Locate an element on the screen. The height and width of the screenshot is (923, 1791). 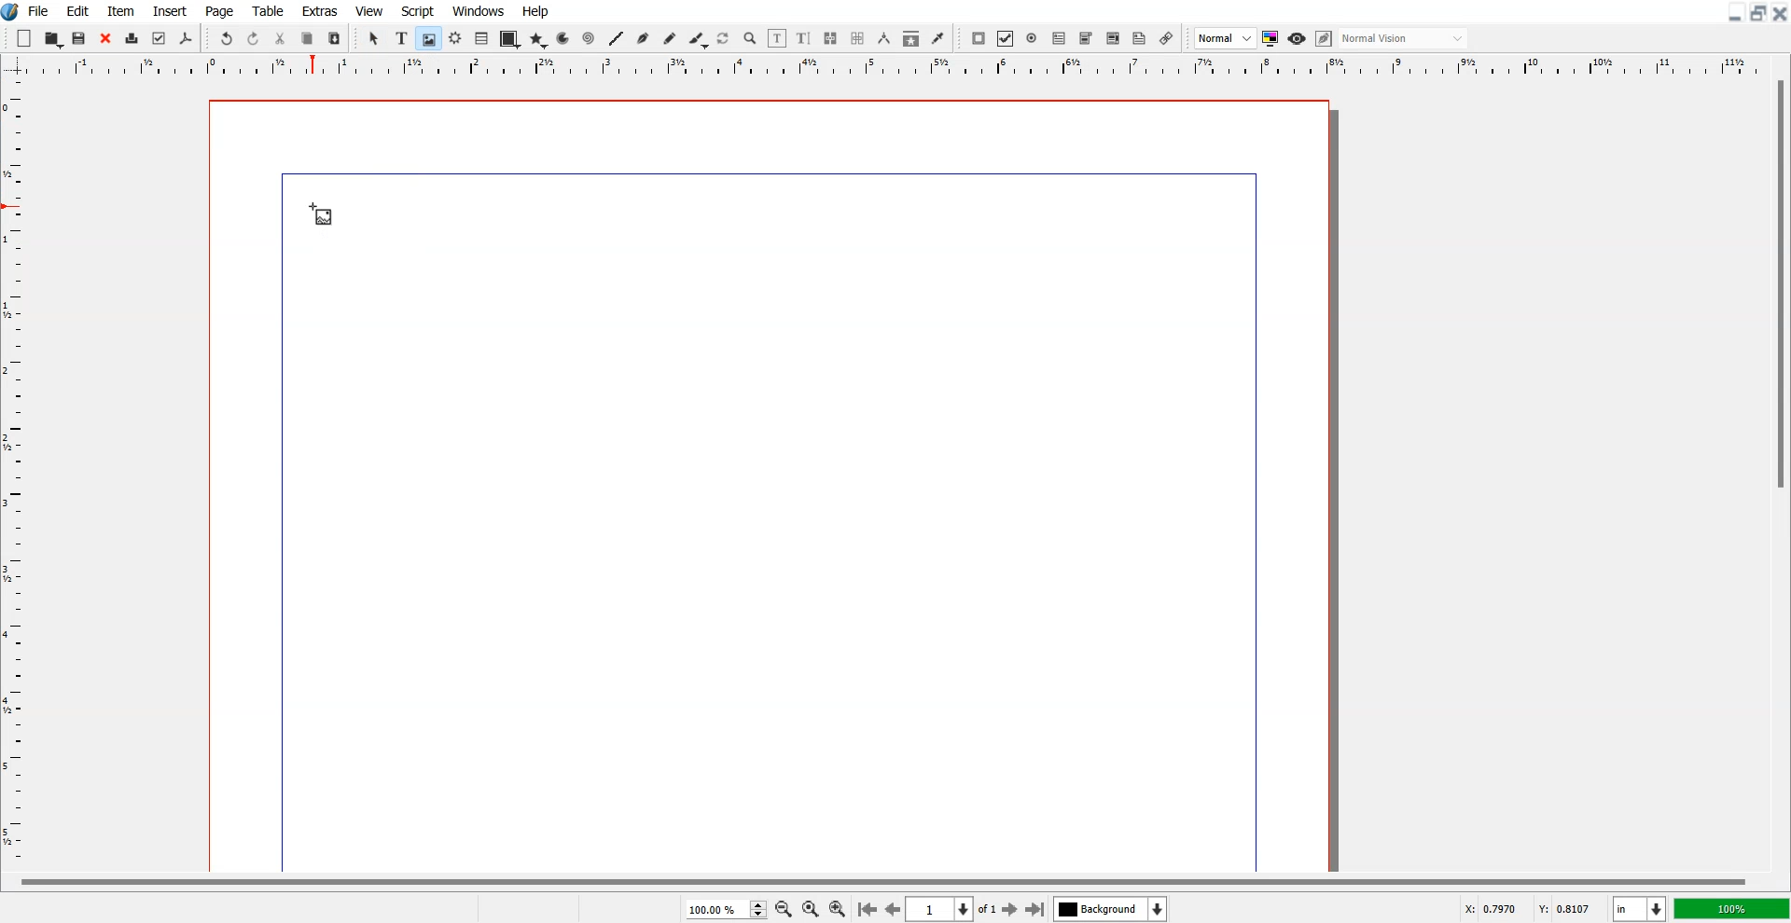
Zoom to 100% is located at coordinates (810, 908).